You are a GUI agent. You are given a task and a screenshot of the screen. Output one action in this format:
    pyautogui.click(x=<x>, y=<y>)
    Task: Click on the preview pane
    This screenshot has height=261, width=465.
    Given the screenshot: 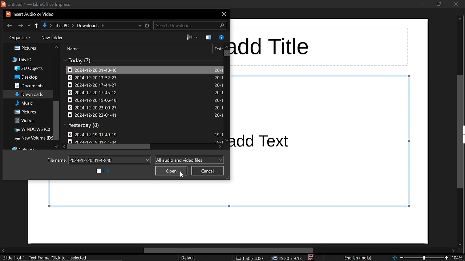 What is the action you would take?
    pyautogui.click(x=208, y=37)
    